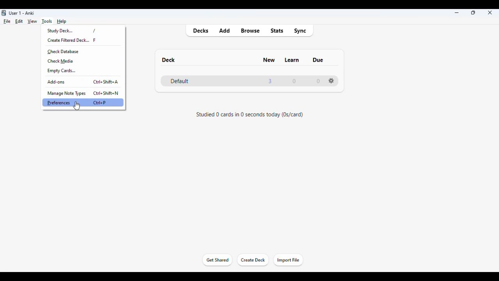 This screenshot has height=281, width=499. I want to click on due, so click(318, 60).